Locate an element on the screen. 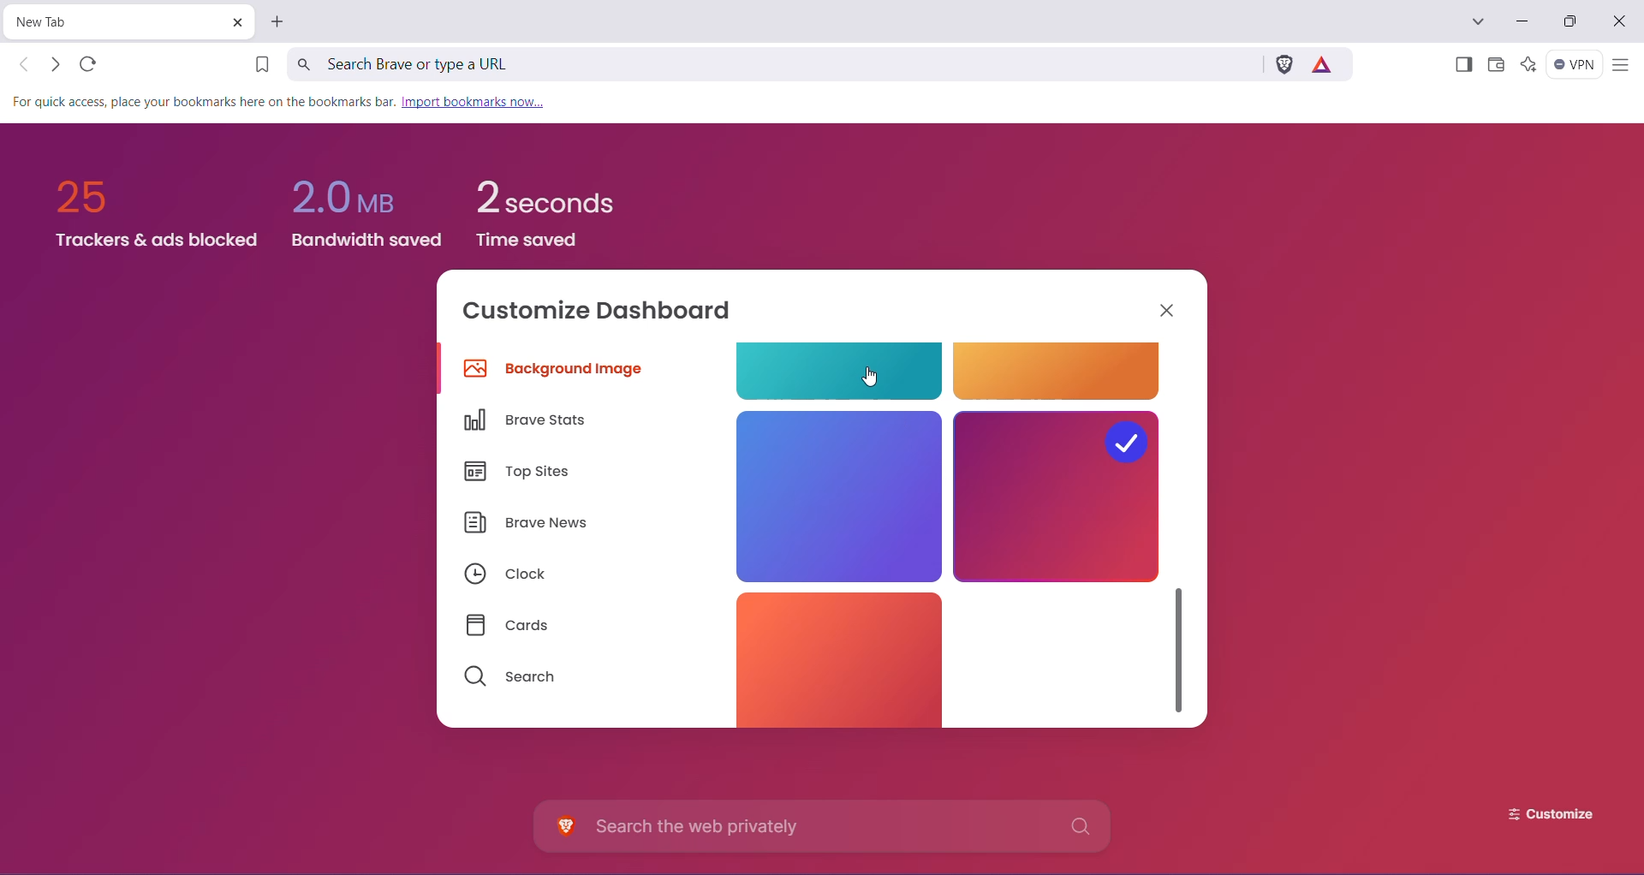  Top Sites is located at coordinates (521, 473).